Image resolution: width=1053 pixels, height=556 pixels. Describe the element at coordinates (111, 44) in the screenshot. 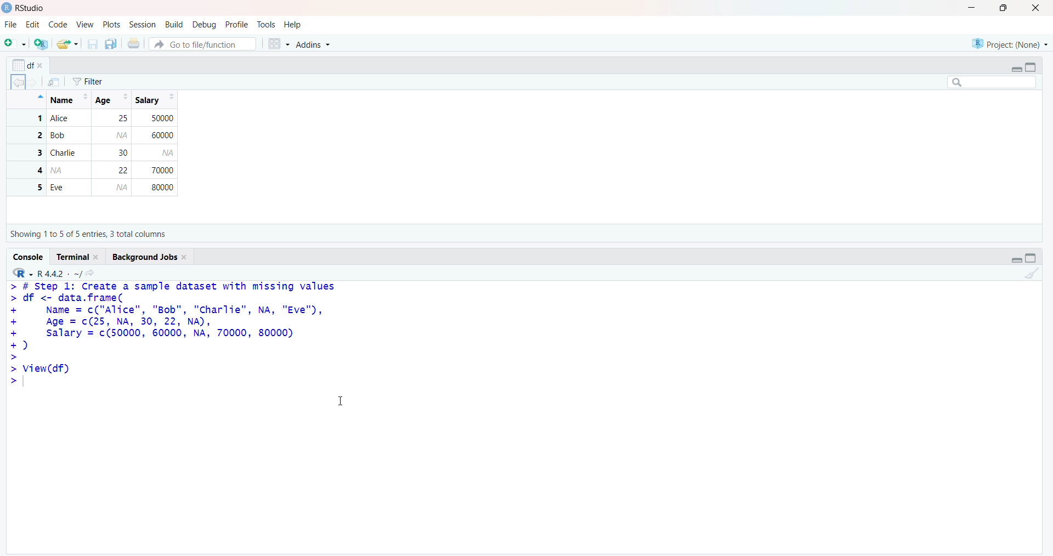

I see `Save all open documents (Ctrl + Alt + S)` at that location.